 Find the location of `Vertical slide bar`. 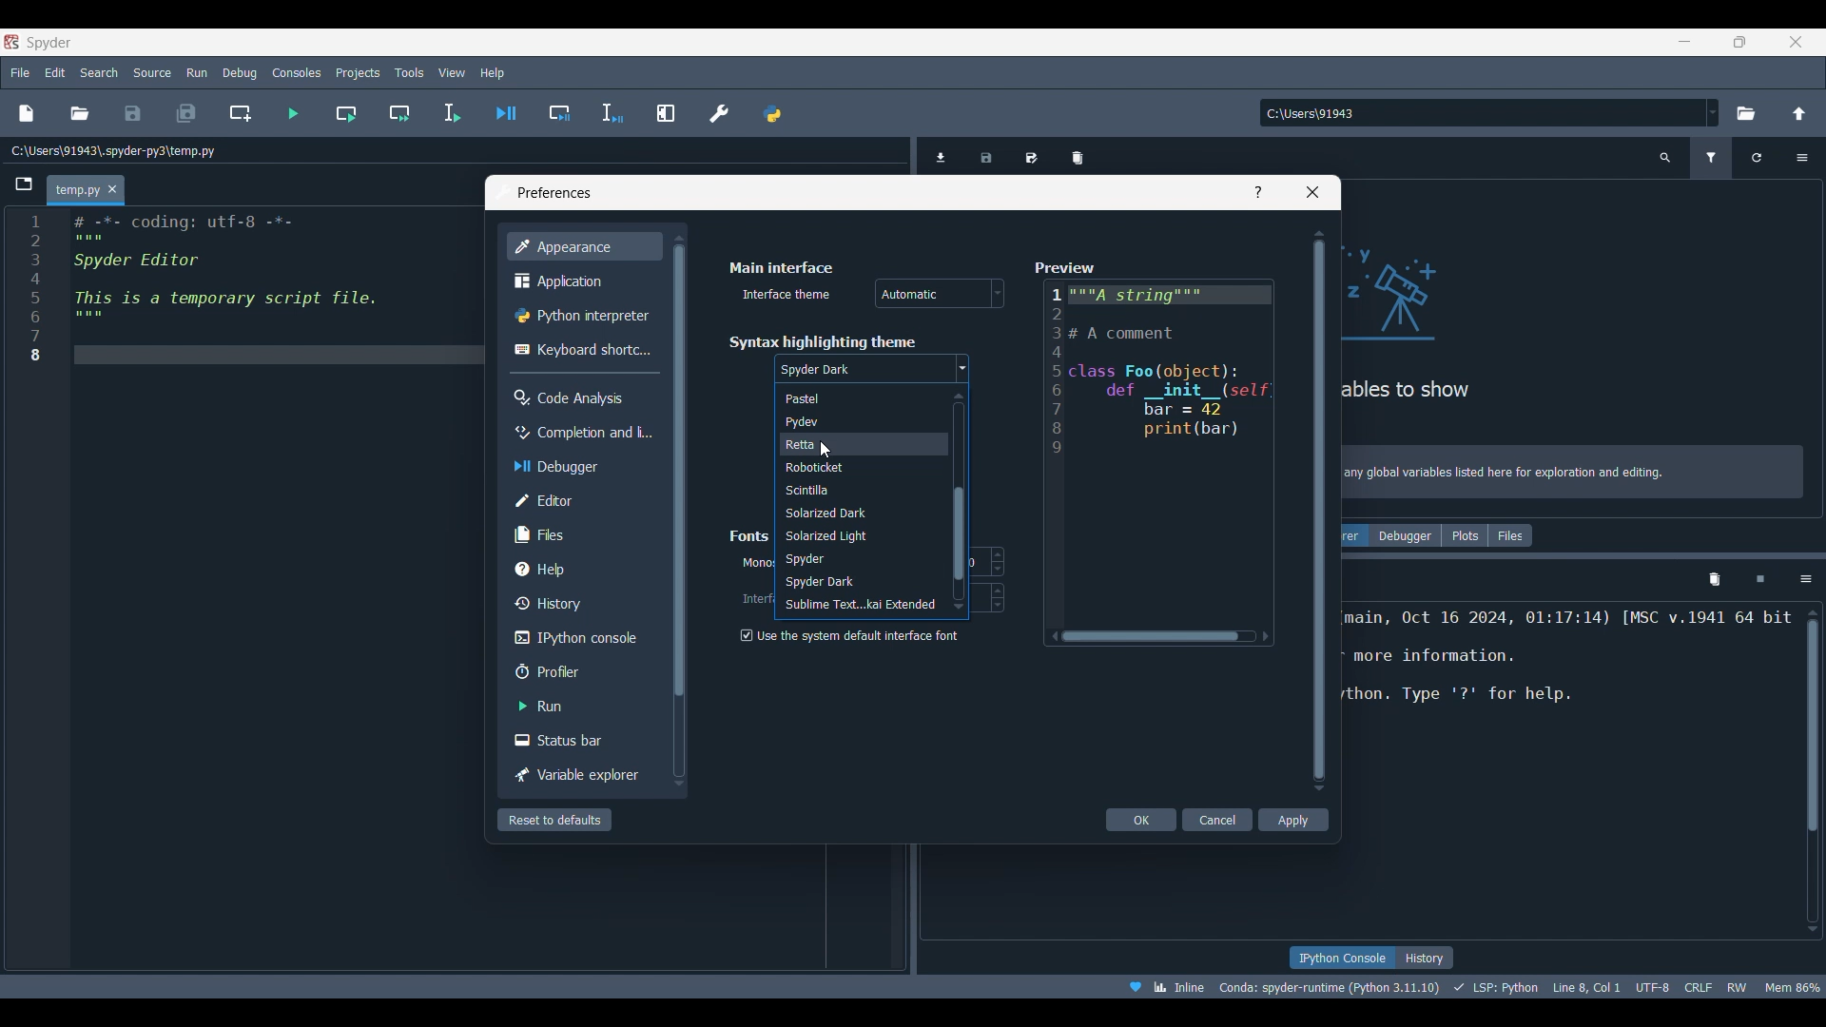

Vertical slide bar is located at coordinates (1319, 510).